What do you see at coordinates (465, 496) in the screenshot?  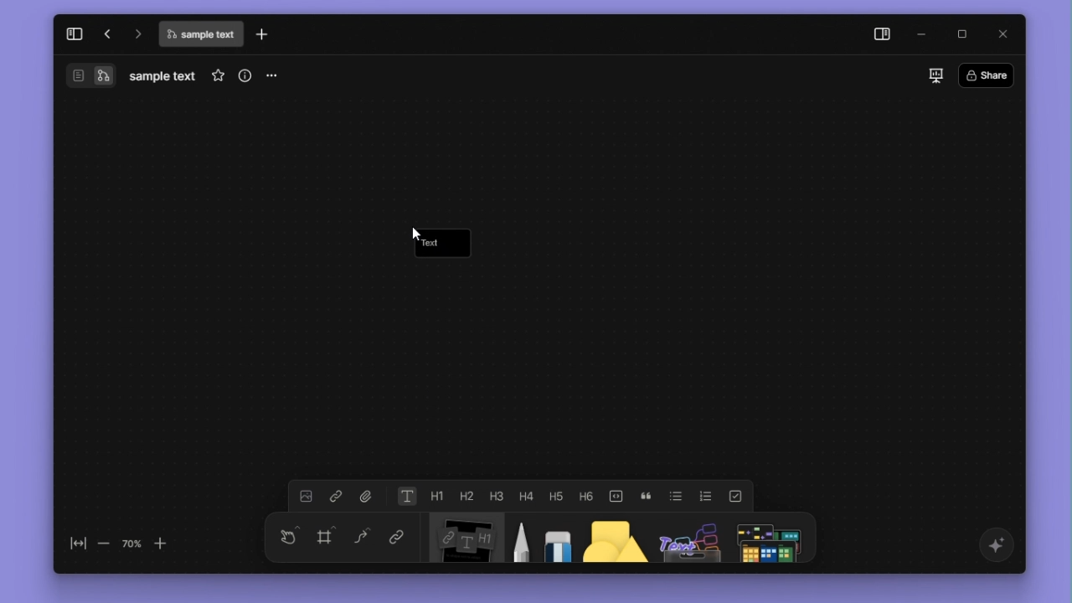 I see `heading 2` at bounding box center [465, 496].